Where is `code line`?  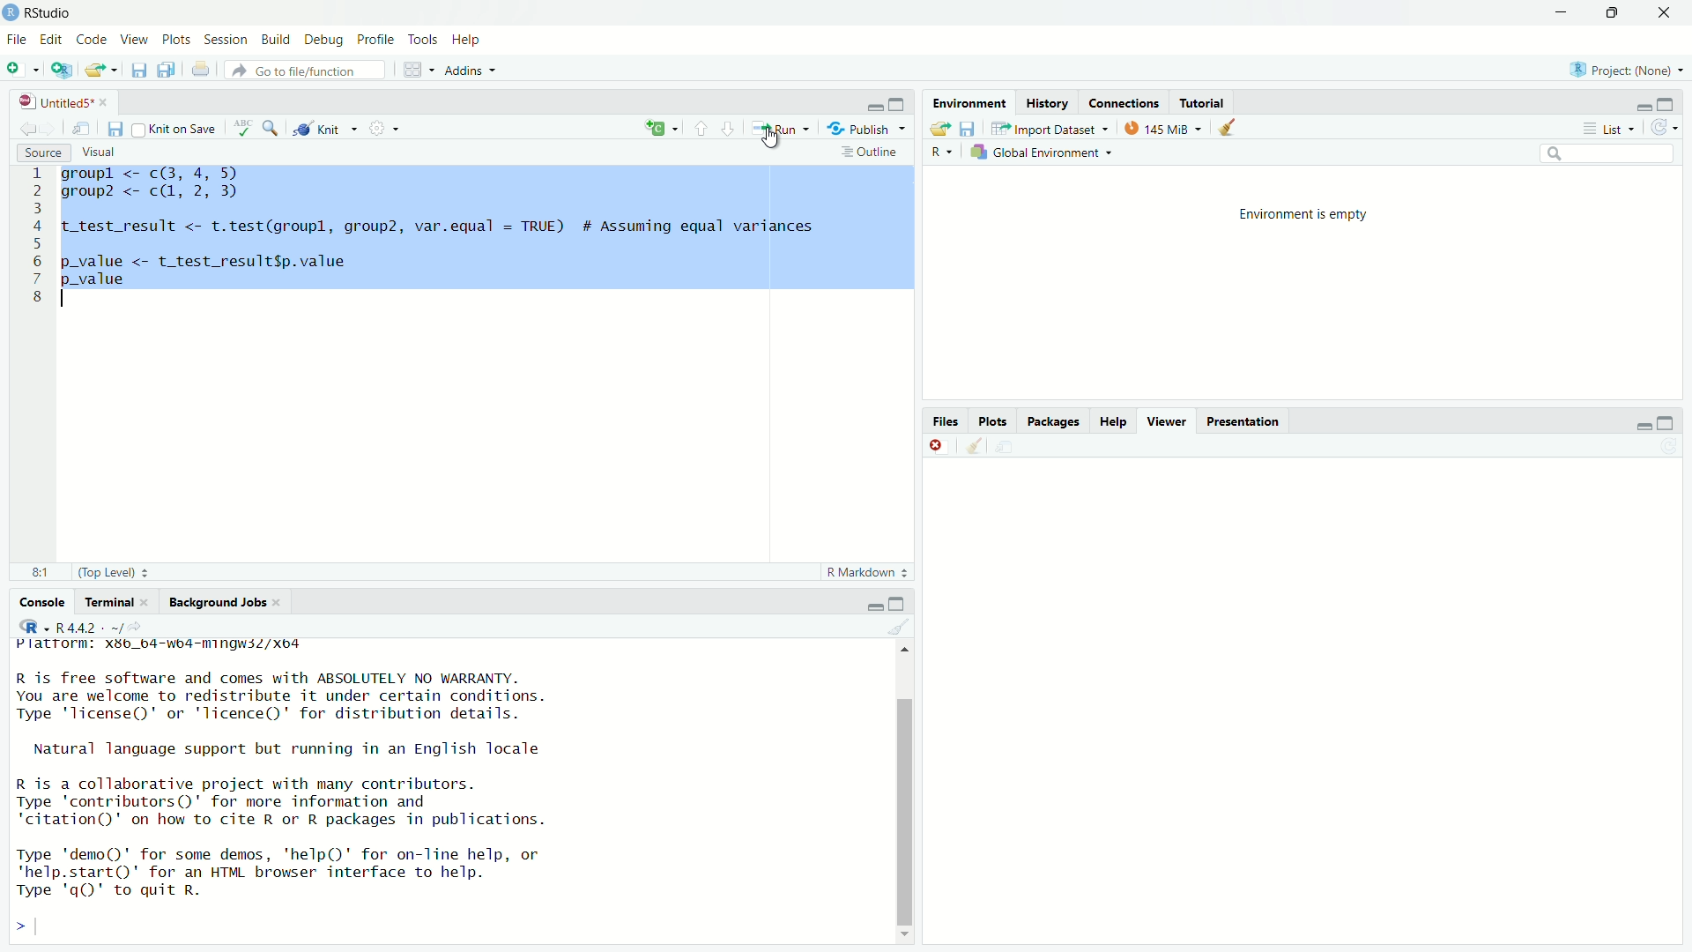
code line is located at coordinates (36, 234).